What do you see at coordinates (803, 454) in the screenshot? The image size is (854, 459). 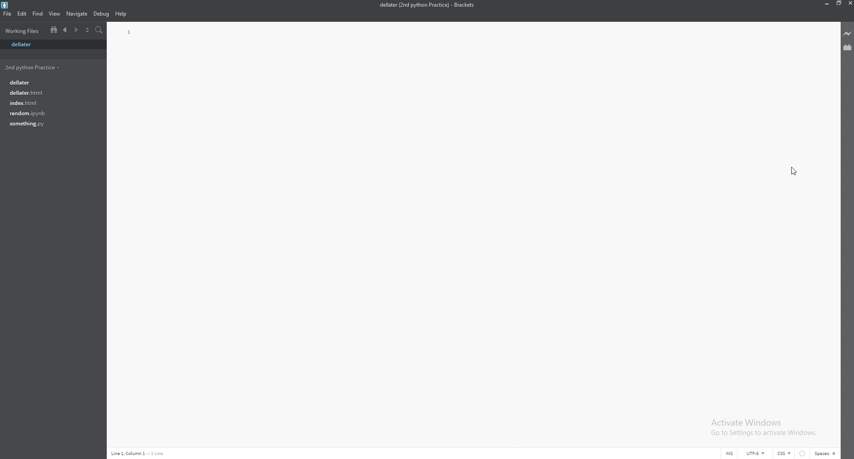 I see `linter` at bounding box center [803, 454].